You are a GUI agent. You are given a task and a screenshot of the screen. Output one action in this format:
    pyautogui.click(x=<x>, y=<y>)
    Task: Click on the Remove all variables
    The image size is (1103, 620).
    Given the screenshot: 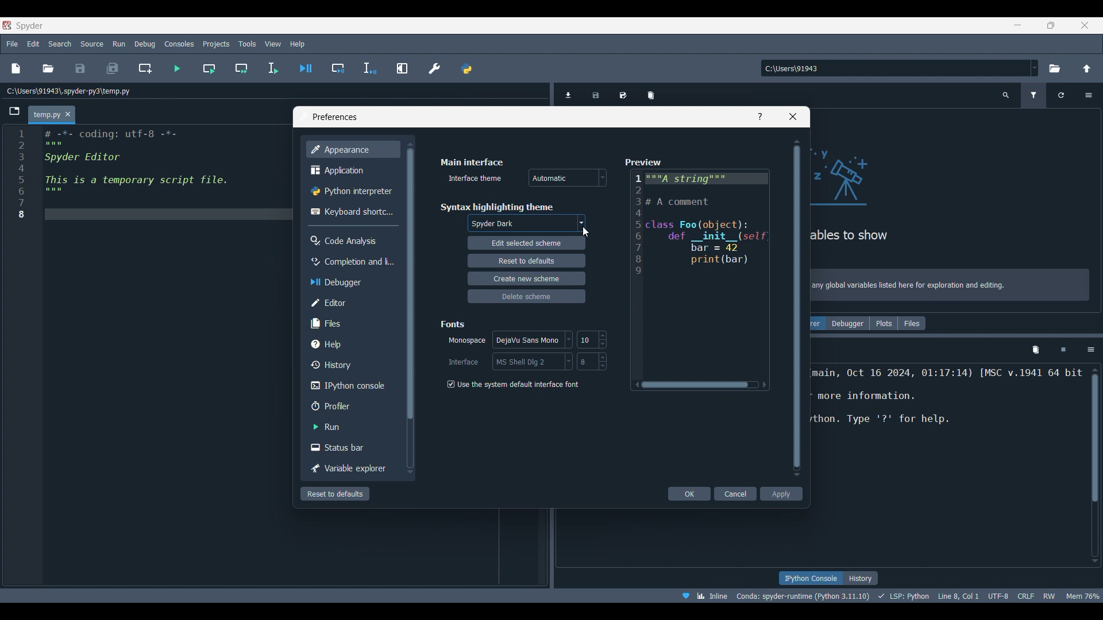 What is the action you would take?
    pyautogui.click(x=651, y=92)
    